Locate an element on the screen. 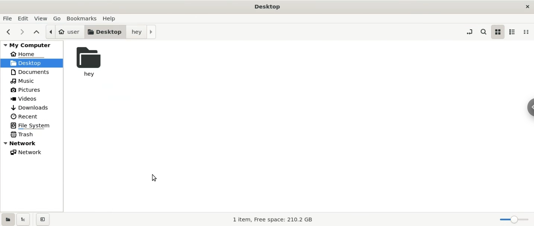 This screenshot has height=226, width=534. icon view is located at coordinates (498, 32).